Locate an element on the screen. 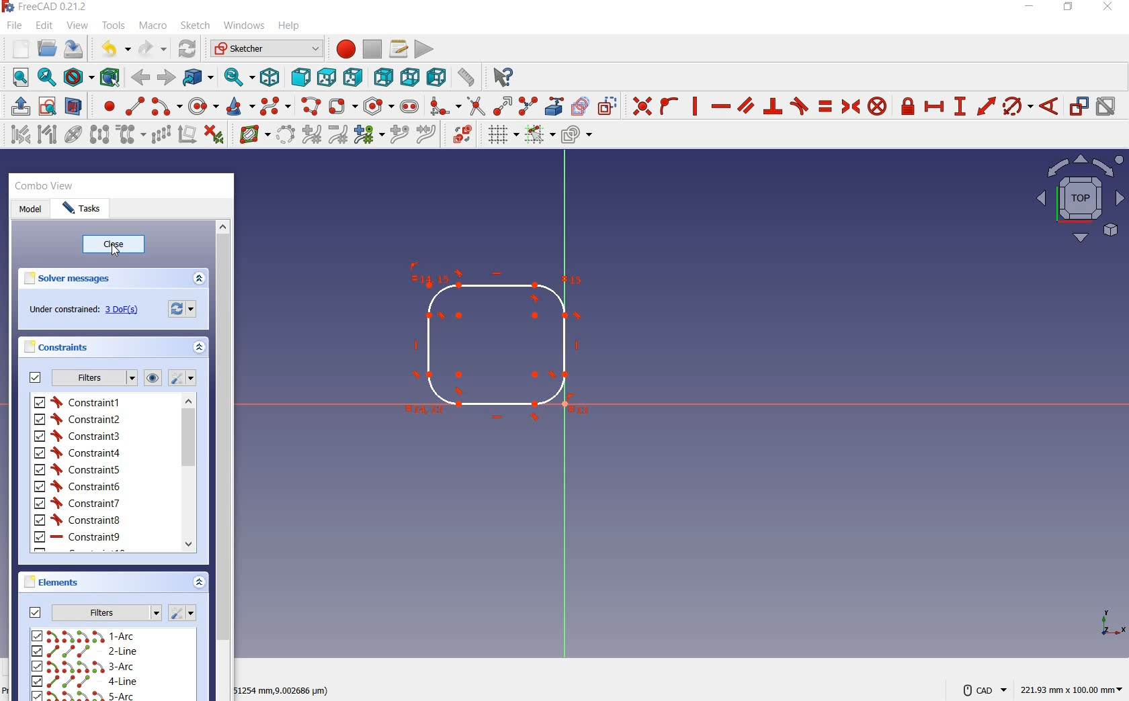 The width and height of the screenshot is (1129, 701). isometric is located at coordinates (271, 78).